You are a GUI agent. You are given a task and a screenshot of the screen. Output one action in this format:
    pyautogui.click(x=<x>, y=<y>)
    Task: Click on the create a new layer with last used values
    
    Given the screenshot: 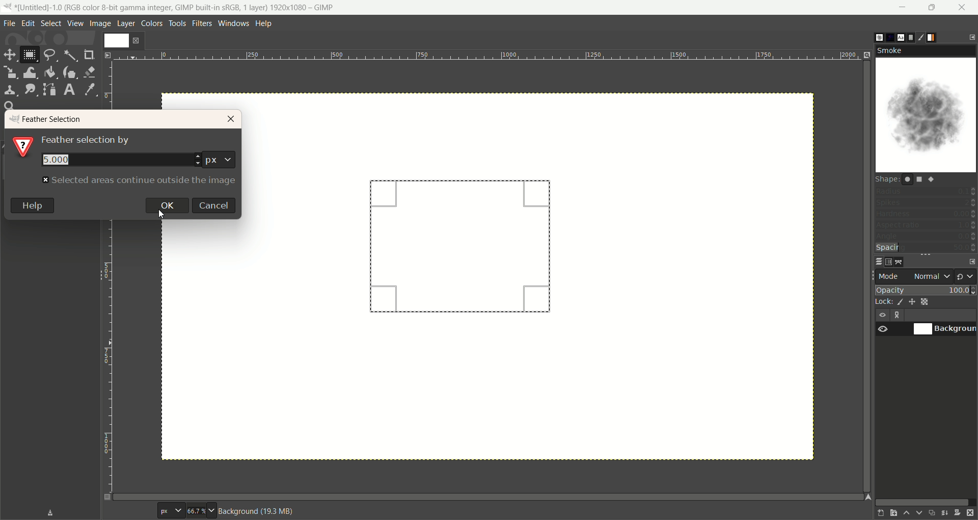 What is the action you would take?
    pyautogui.click(x=880, y=513)
    